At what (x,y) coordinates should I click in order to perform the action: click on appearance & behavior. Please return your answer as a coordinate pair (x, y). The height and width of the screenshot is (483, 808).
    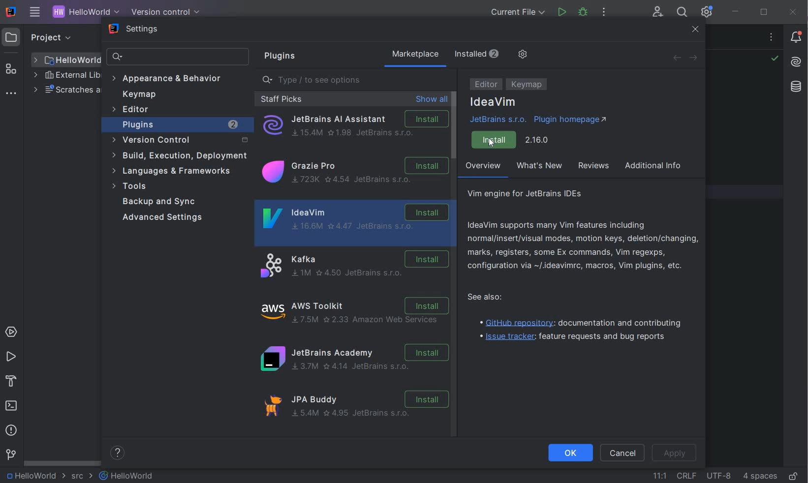
    Looking at the image, I should click on (171, 78).